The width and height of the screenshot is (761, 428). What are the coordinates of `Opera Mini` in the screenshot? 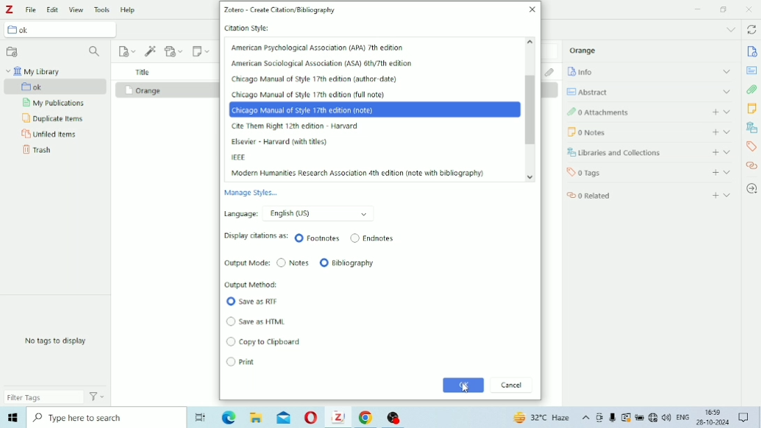 It's located at (312, 418).